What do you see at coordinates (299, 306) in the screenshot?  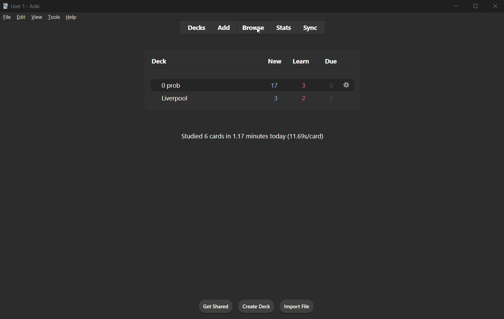 I see `import file` at bounding box center [299, 306].